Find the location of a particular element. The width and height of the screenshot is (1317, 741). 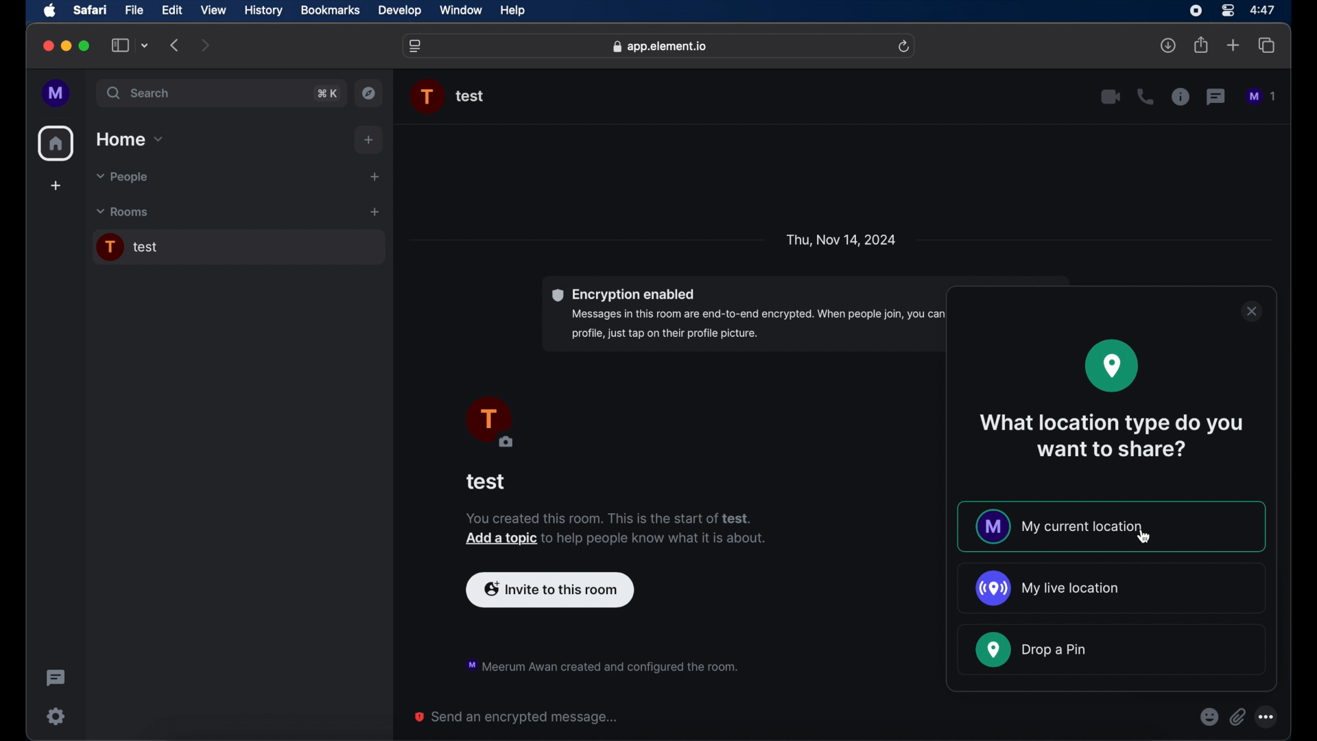

bookmarks is located at coordinates (330, 10).